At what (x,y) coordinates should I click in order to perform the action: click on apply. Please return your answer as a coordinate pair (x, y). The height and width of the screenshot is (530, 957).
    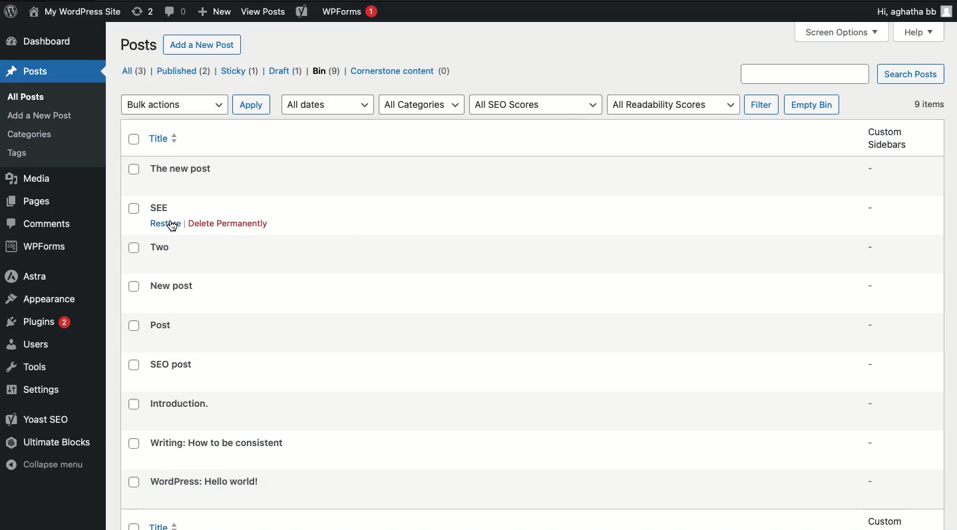
    Looking at the image, I should click on (252, 104).